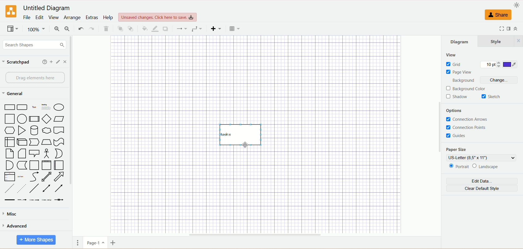  Describe the element at coordinates (47, 200) in the screenshot. I see `Arrow with Triple Break` at that location.